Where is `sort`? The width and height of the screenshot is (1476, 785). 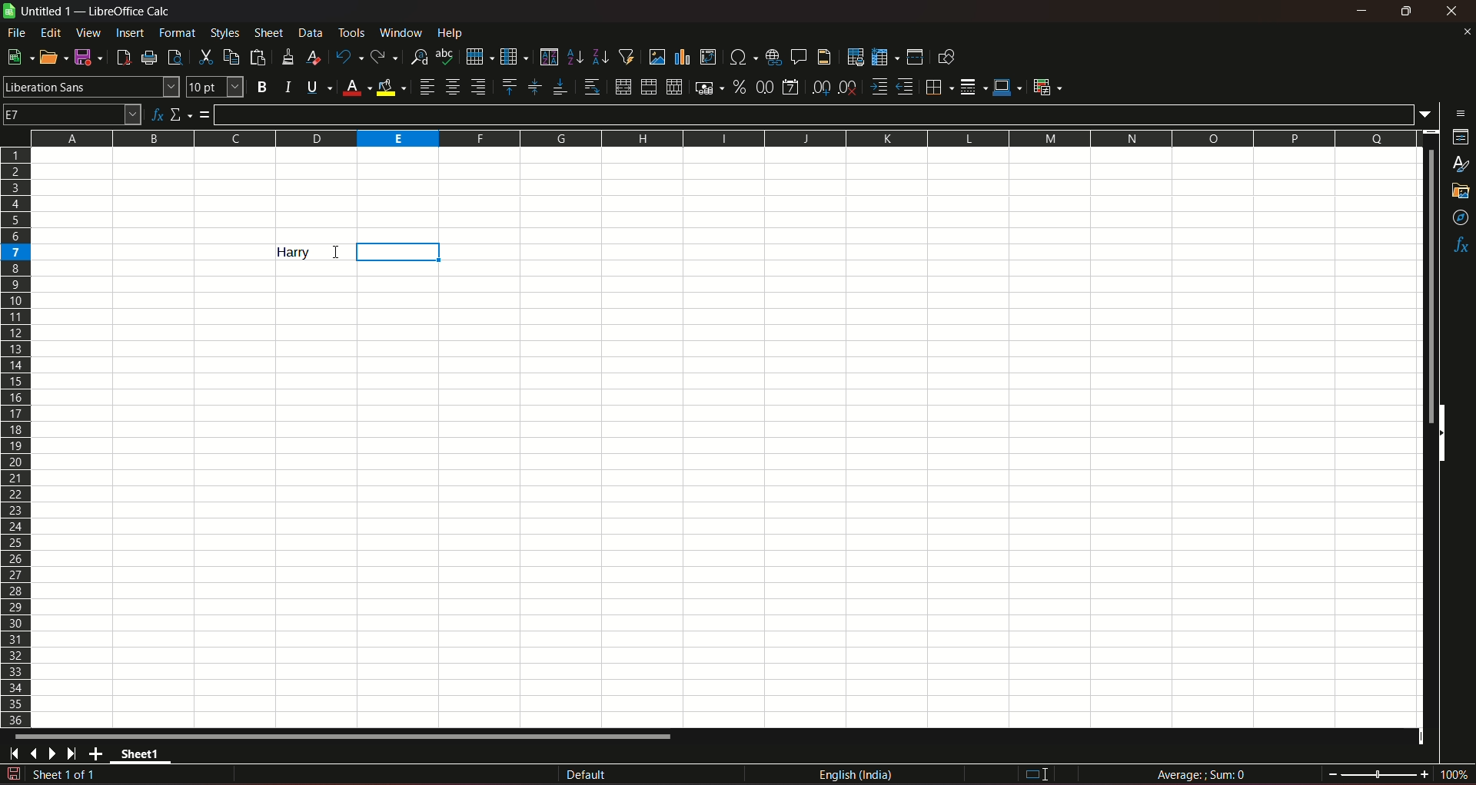
sort is located at coordinates (548, 57).